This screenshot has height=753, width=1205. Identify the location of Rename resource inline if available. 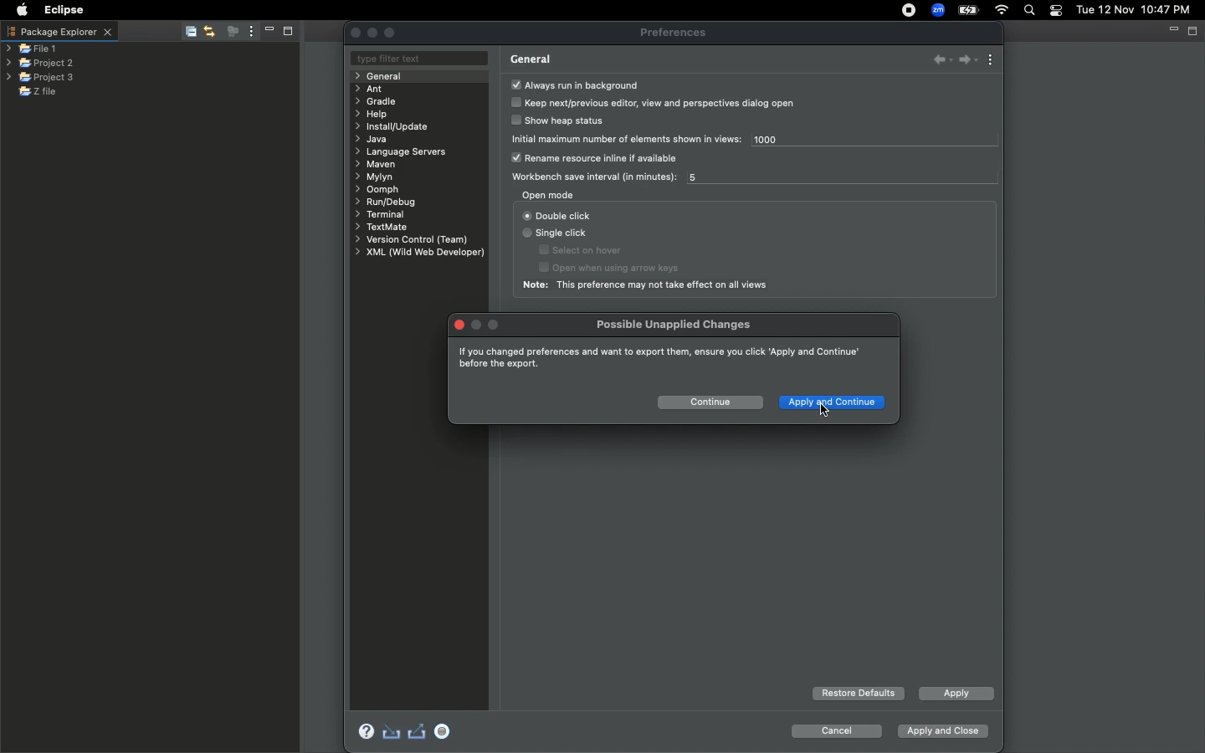
(601, 159).